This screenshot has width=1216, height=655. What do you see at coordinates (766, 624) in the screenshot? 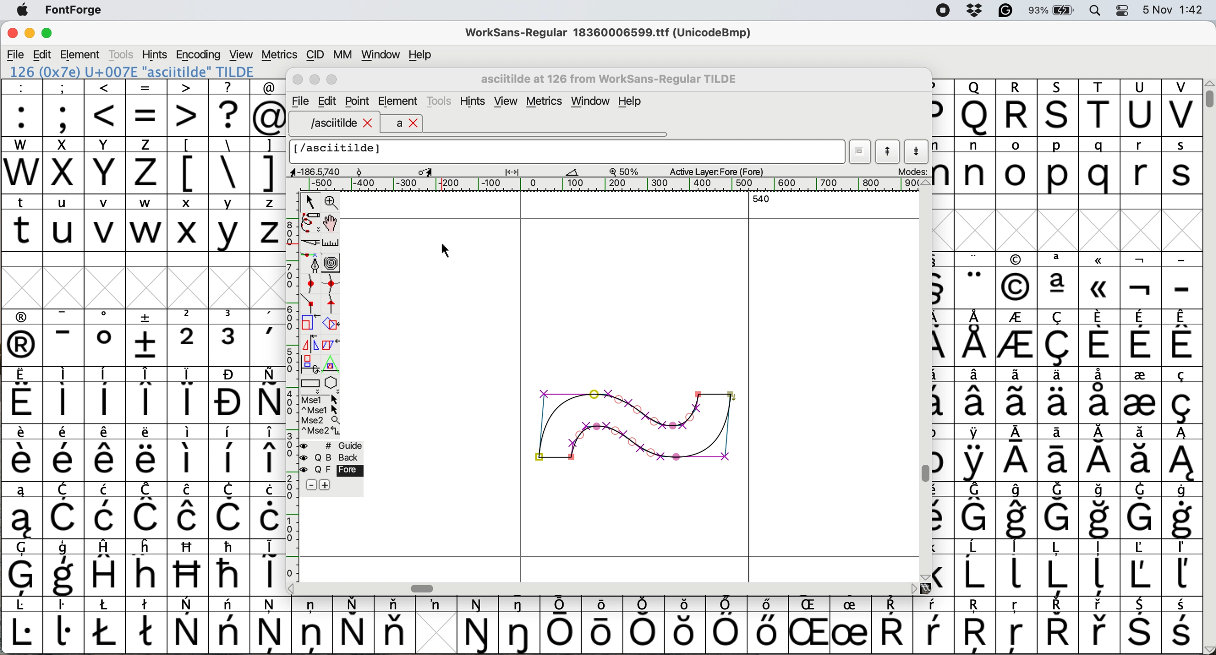
I see `symbol` at bounding box center [766, 624].